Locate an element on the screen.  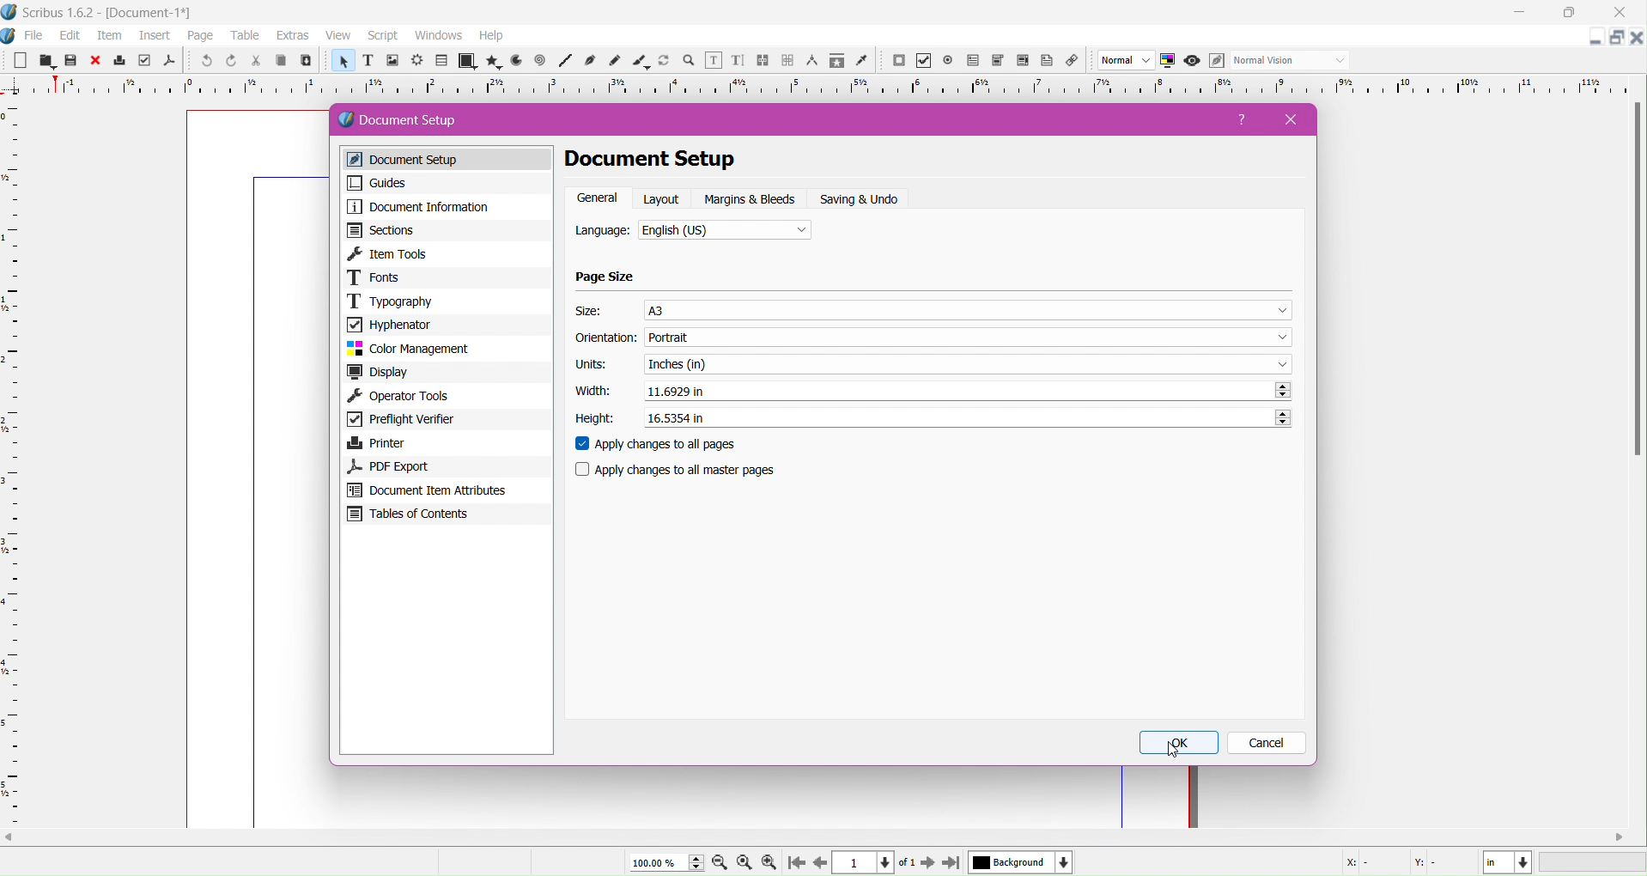
open is located at coordinates (44, 61).